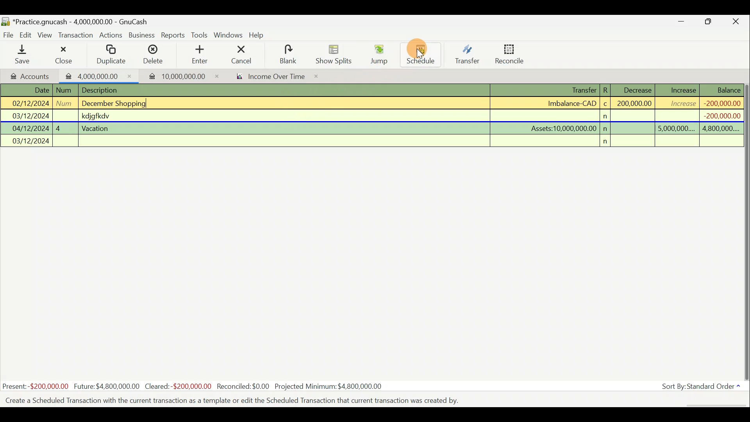 The width and height of the screenshot is (750, 422). I want to click on Help, so click(259, 35).